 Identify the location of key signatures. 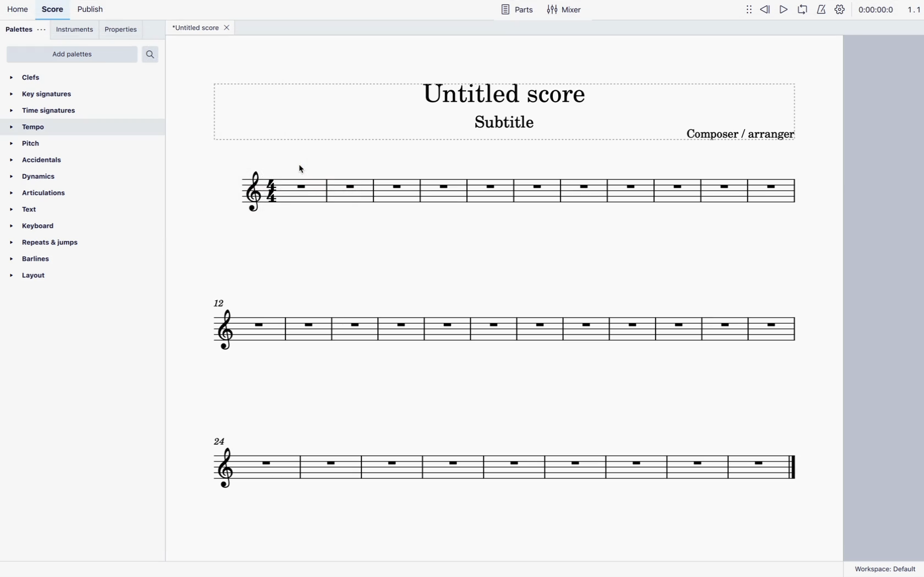
(47, 95).